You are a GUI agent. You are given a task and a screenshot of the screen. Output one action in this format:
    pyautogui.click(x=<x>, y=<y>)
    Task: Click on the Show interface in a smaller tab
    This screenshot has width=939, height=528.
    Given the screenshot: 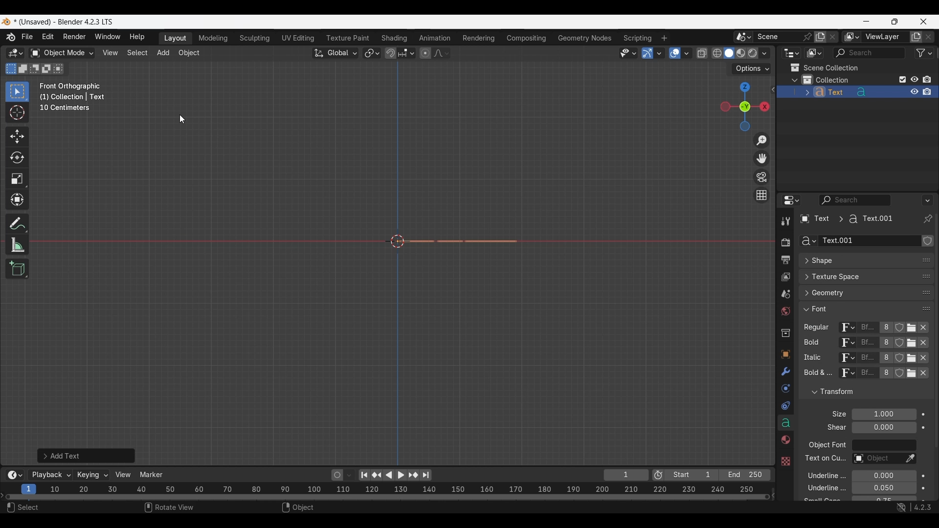 What is the action you would take?
    pyautogui.click(x=894, y=22)
    